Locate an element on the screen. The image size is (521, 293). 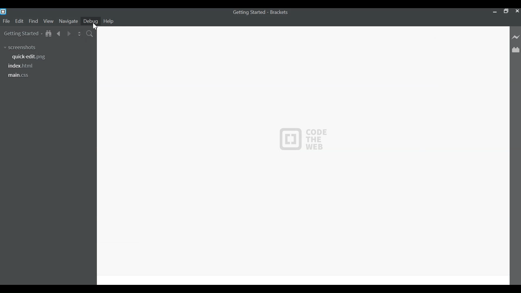
Debug is located at coordinates (90, 21).